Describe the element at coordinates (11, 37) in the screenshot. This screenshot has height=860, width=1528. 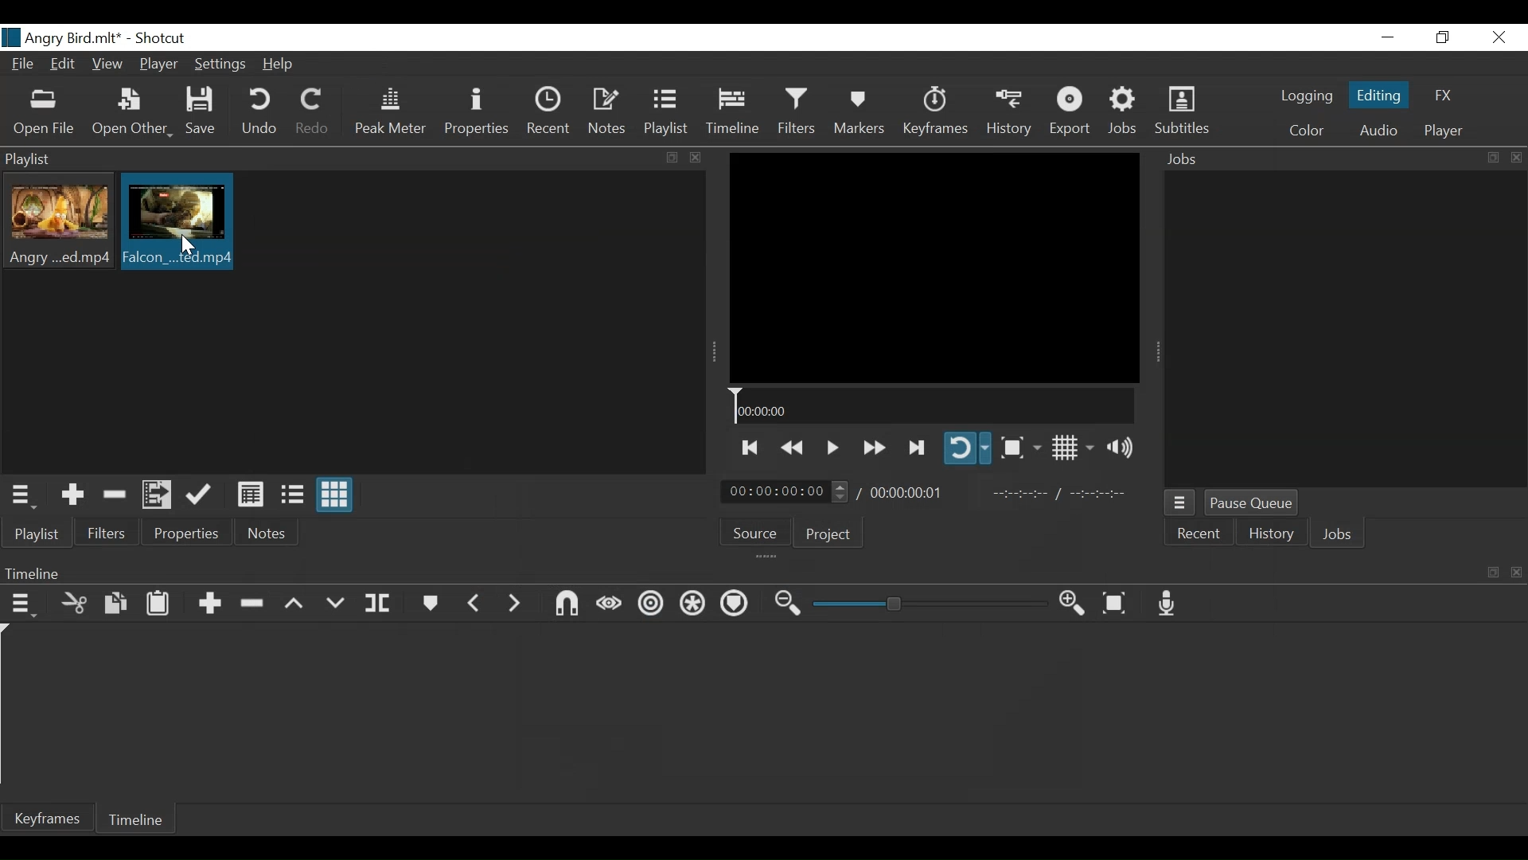
I see `logo` at that location.